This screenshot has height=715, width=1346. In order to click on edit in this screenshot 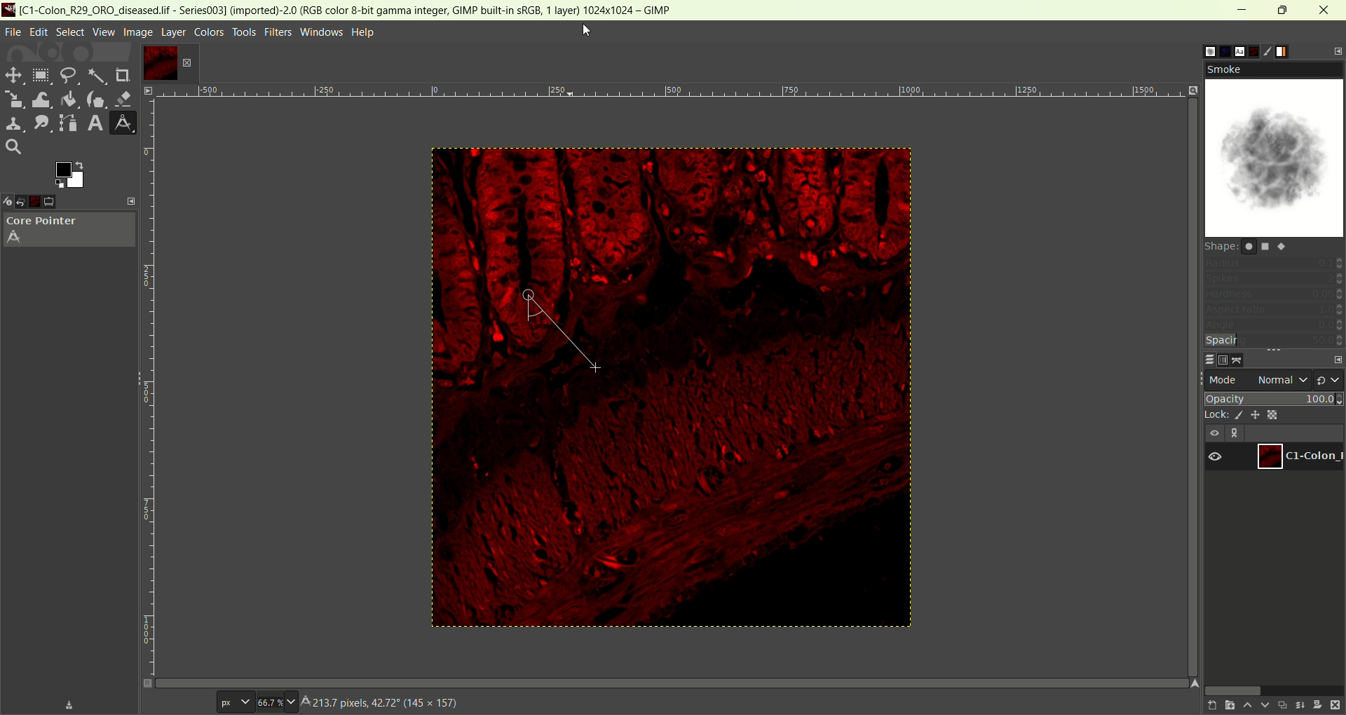, I will do `click(39, 32)`.